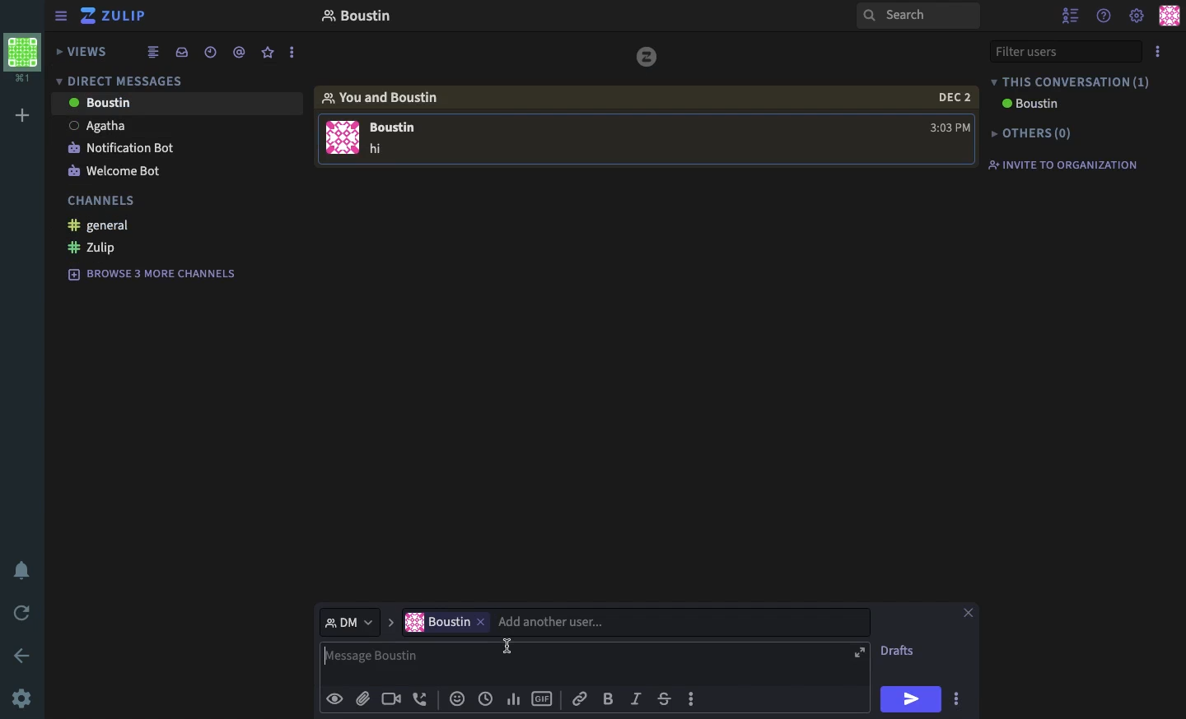  What do you see at coordinates (83, 53) in the screenshot?
I see `views` at bounding box center [83, 53].